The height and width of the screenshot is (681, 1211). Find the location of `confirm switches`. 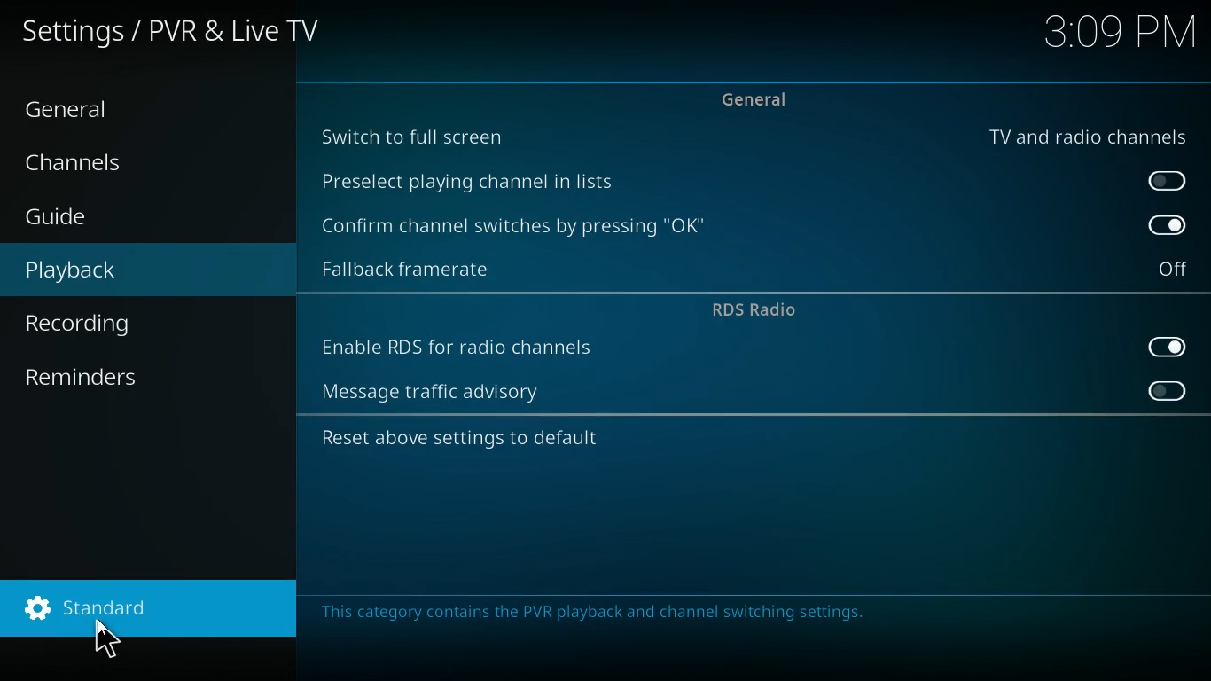

confirm switches is located at coordinates (520, 227).